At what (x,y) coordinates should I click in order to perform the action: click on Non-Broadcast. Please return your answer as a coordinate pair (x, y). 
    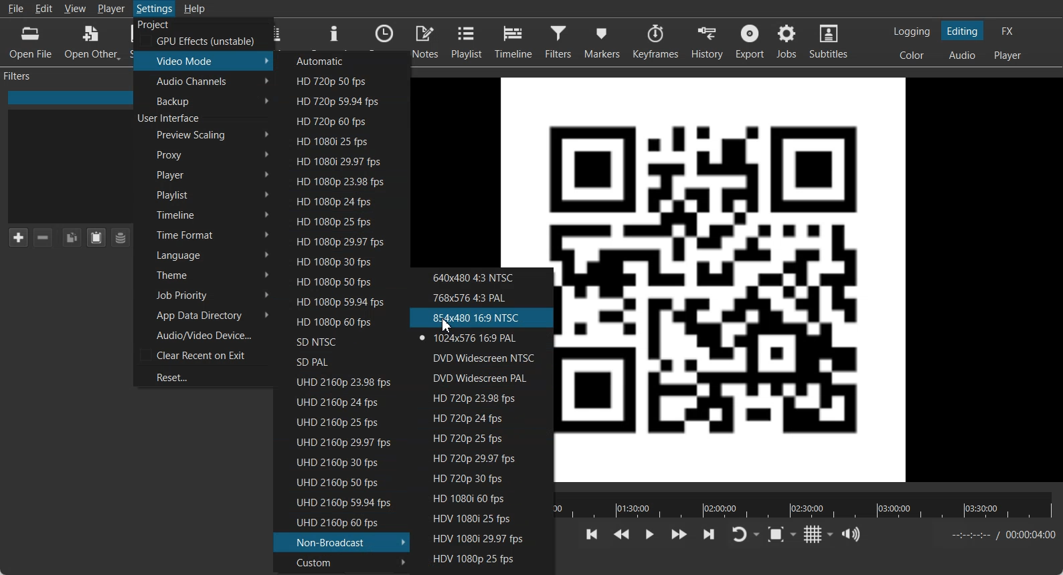
    Looking at the image, I should click on (342, 542).